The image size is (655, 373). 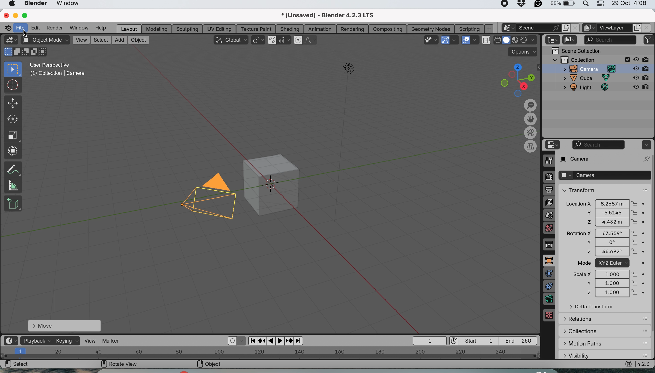 What do you see at coordinates (641, 89) in the screenshot?
I see `disable in render` at bounding box center [641, 89].